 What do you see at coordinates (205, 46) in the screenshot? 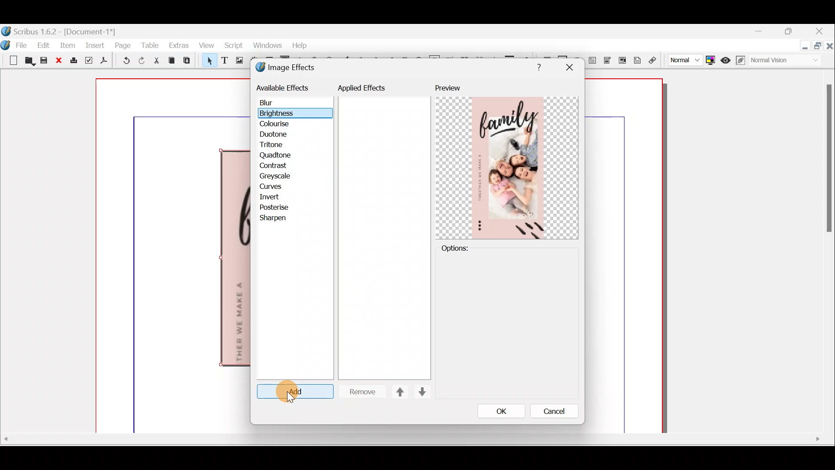
I see `View` at bounding box center [205, 46].